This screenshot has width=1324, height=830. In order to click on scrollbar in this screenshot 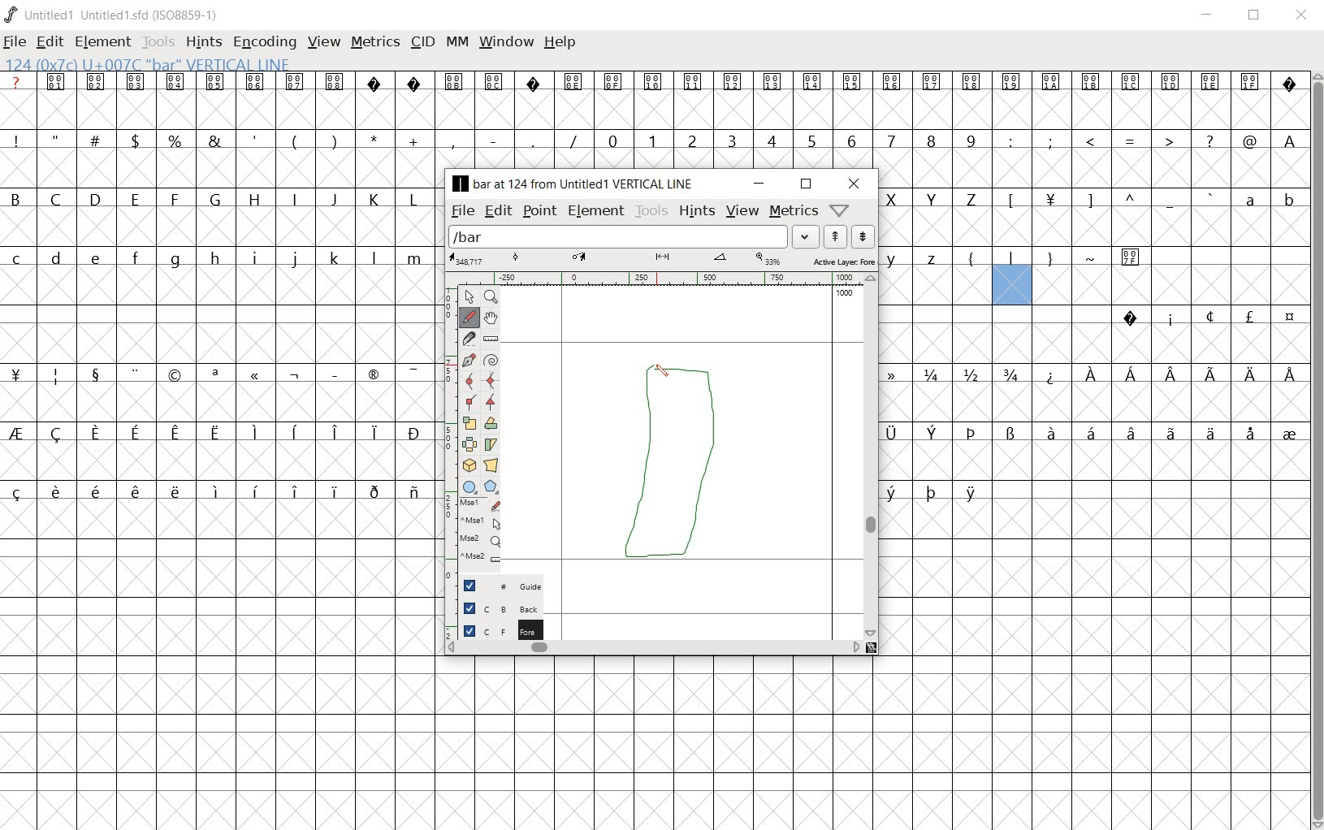, I will do `click(654, 646)`.